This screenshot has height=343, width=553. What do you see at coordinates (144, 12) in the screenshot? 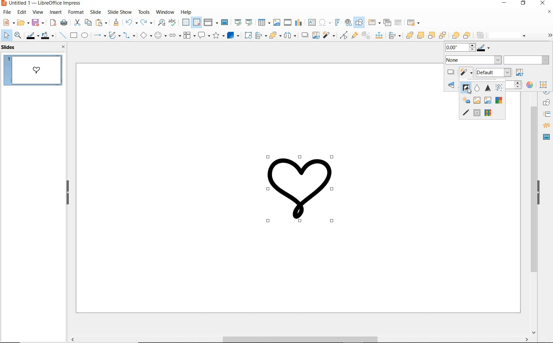
I see `tools` at bounding box center [144, 12].